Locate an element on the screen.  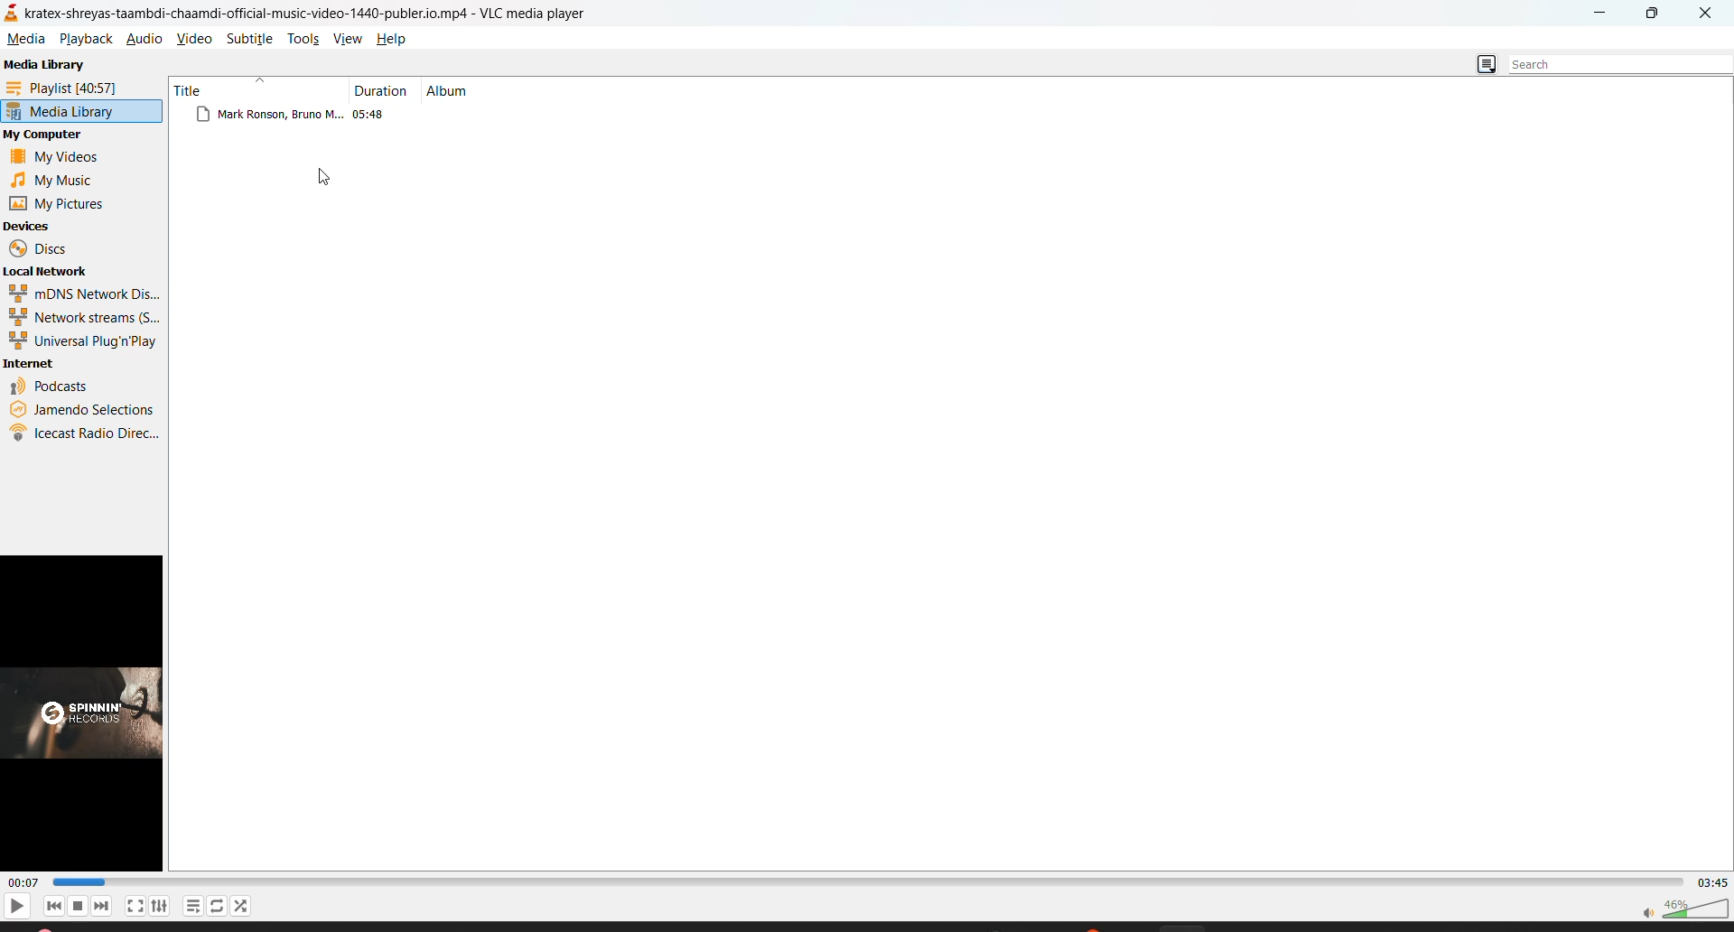
my computer is located at coordinates (51, 136).